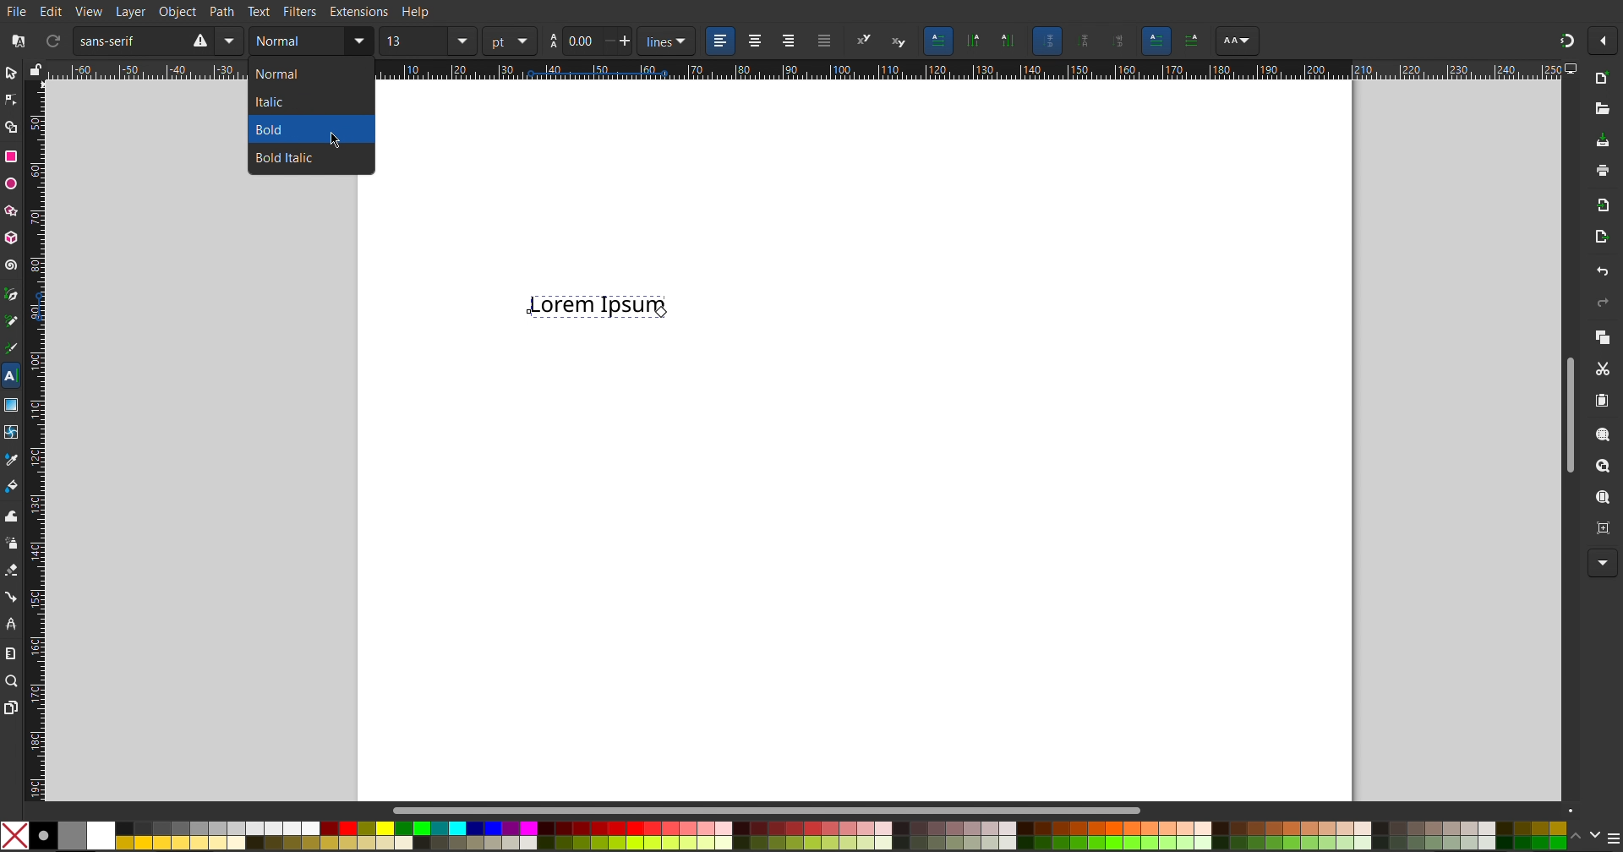  I want to click on Color Options, so click(1593, 835).